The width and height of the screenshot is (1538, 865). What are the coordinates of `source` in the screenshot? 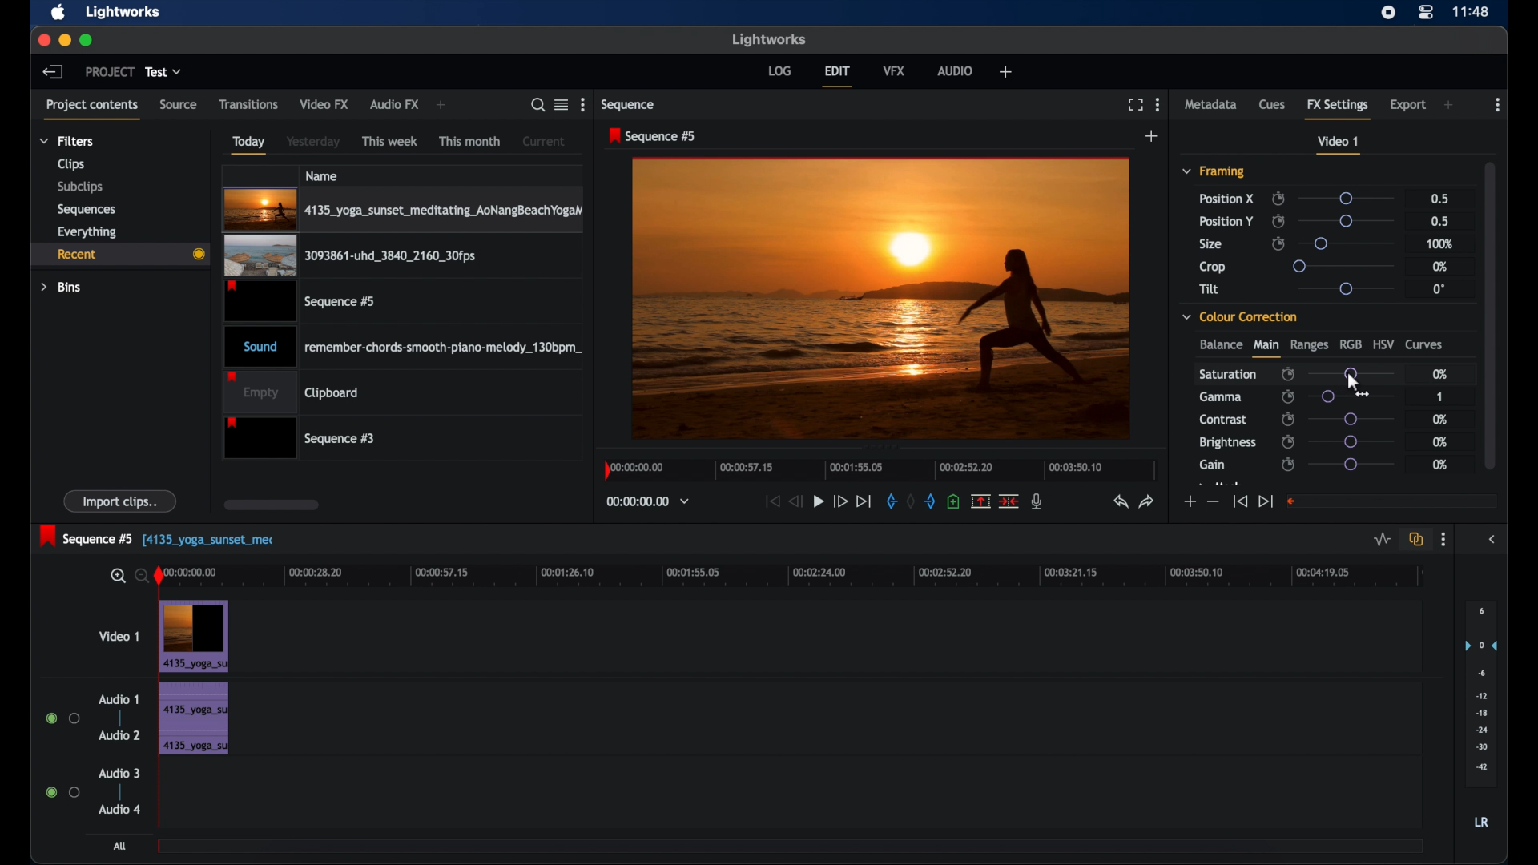 It's located at (179, 105).